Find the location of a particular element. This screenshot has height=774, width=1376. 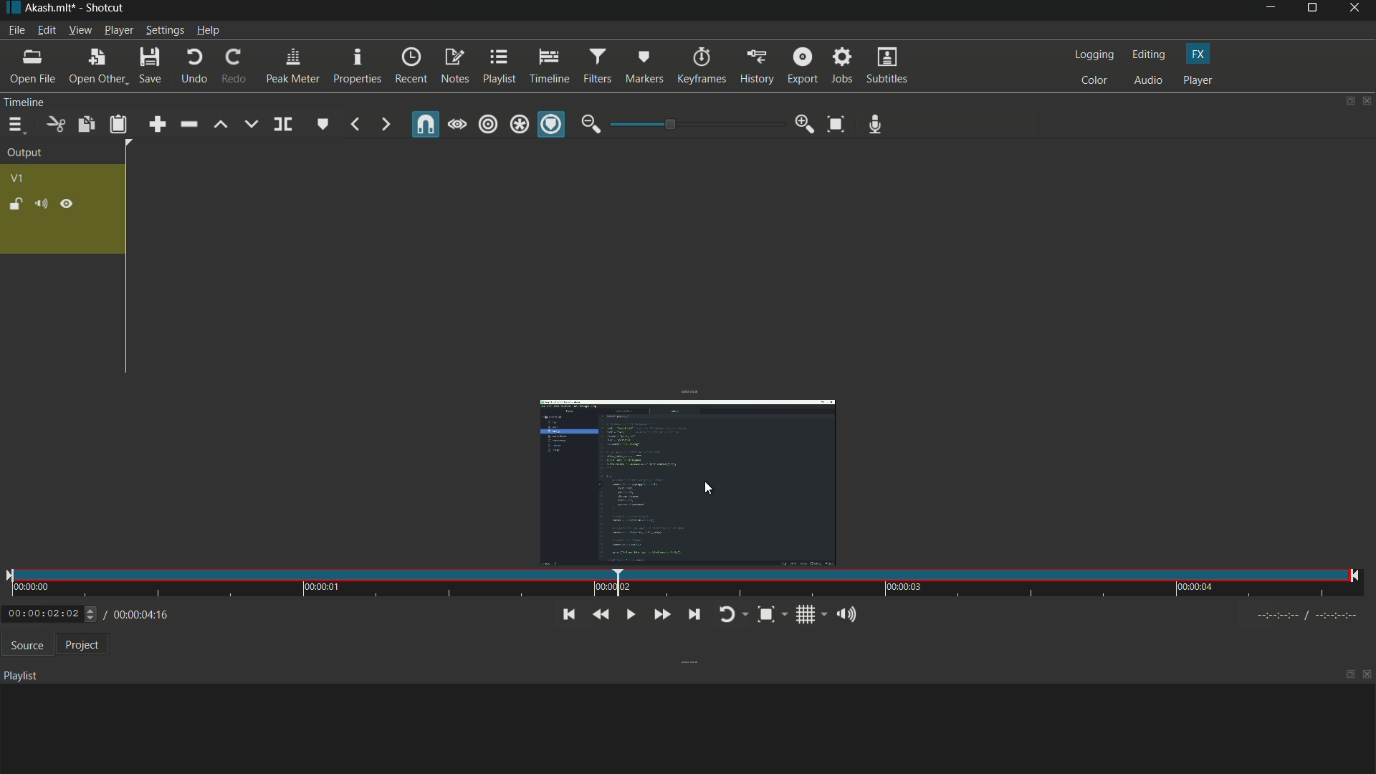

app icon is located at coordinates (11, 9).